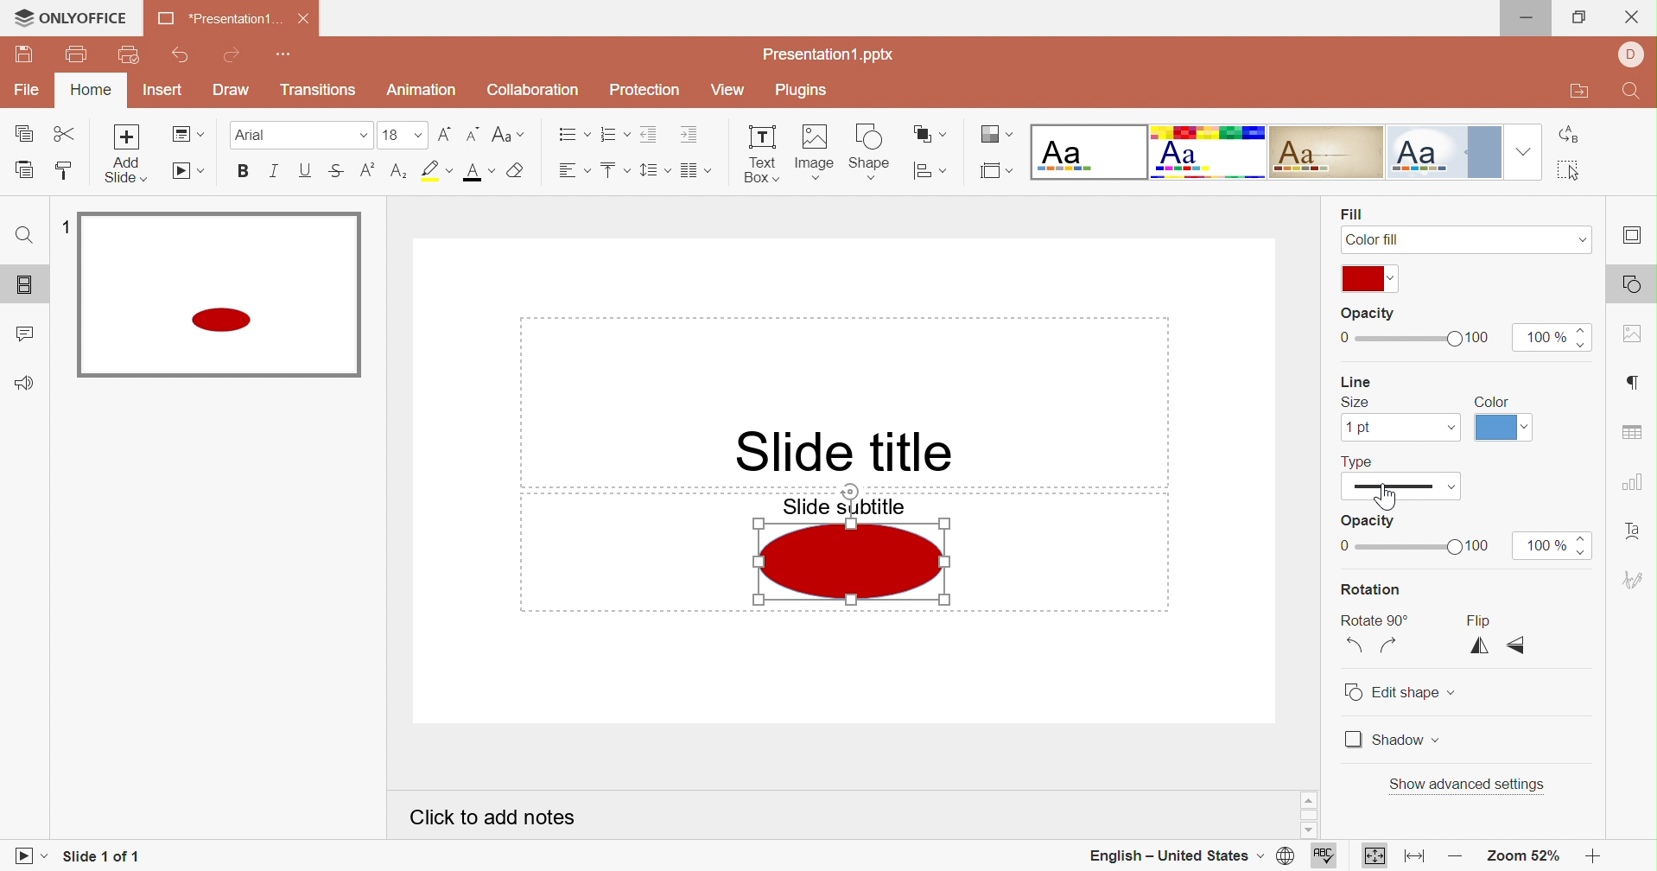 Image resolution: width=1657 pixels, height=871 pixels. I want to click on Horizontal align, so click(571, 171).